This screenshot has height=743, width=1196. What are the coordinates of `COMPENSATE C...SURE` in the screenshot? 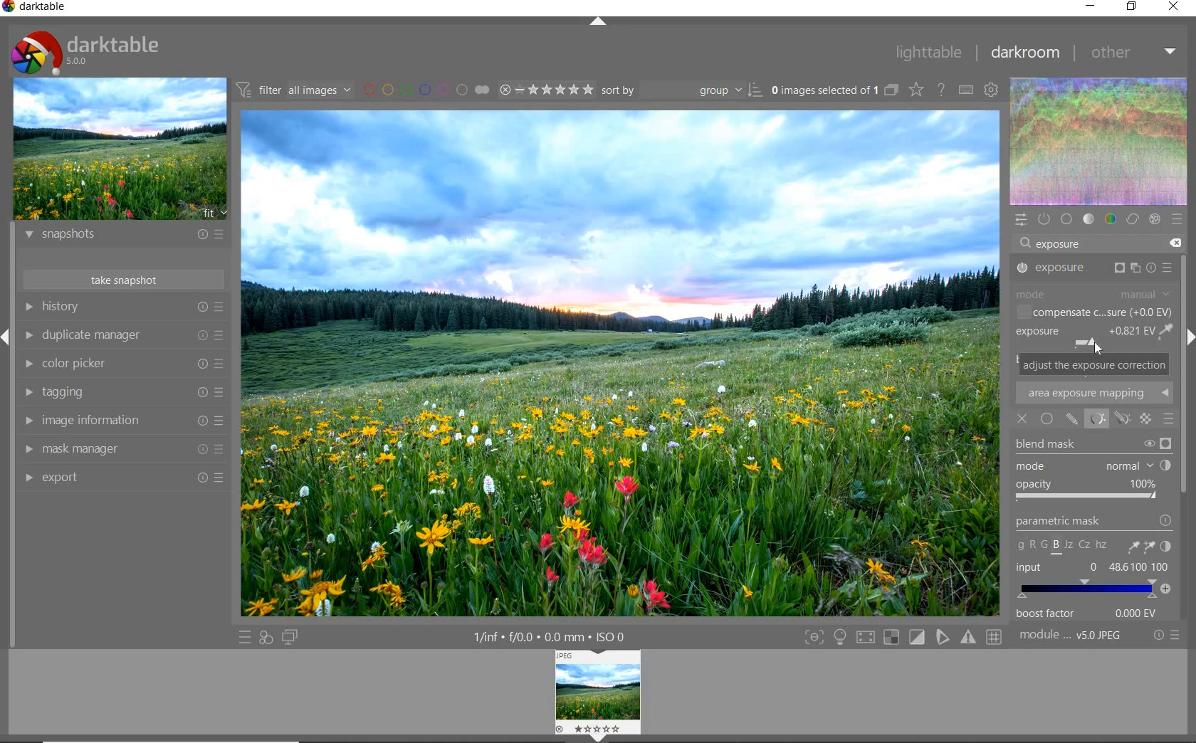 It's located at (1091, 312).